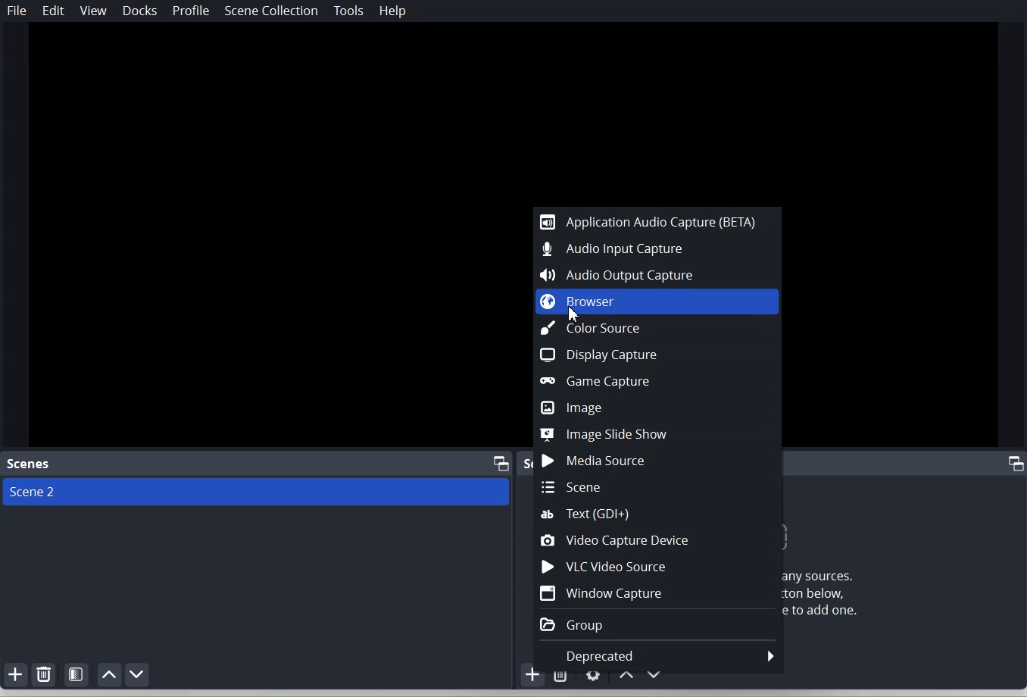  I want to click on Move scene Down, so click(138, 674).